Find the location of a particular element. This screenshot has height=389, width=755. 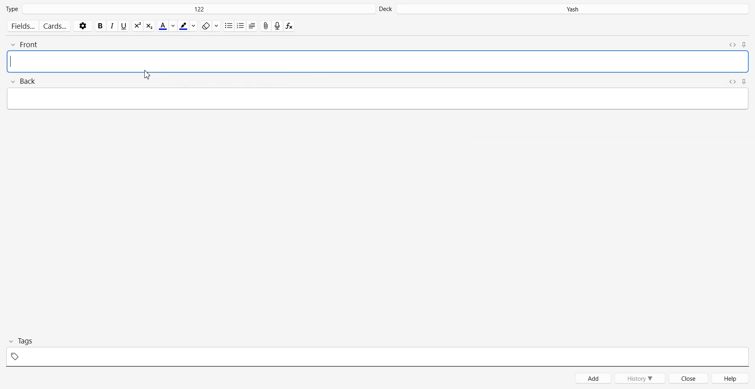

Attach File is located at coordinates (265, 26).